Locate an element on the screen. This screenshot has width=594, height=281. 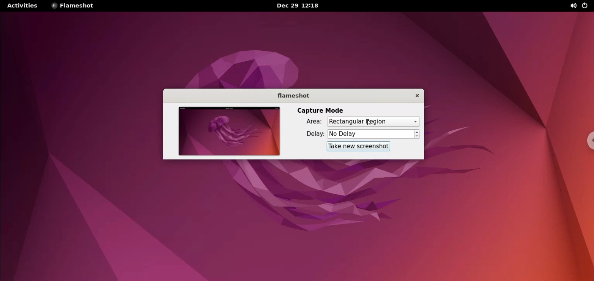
delay time is located at coordinates (371, 134).